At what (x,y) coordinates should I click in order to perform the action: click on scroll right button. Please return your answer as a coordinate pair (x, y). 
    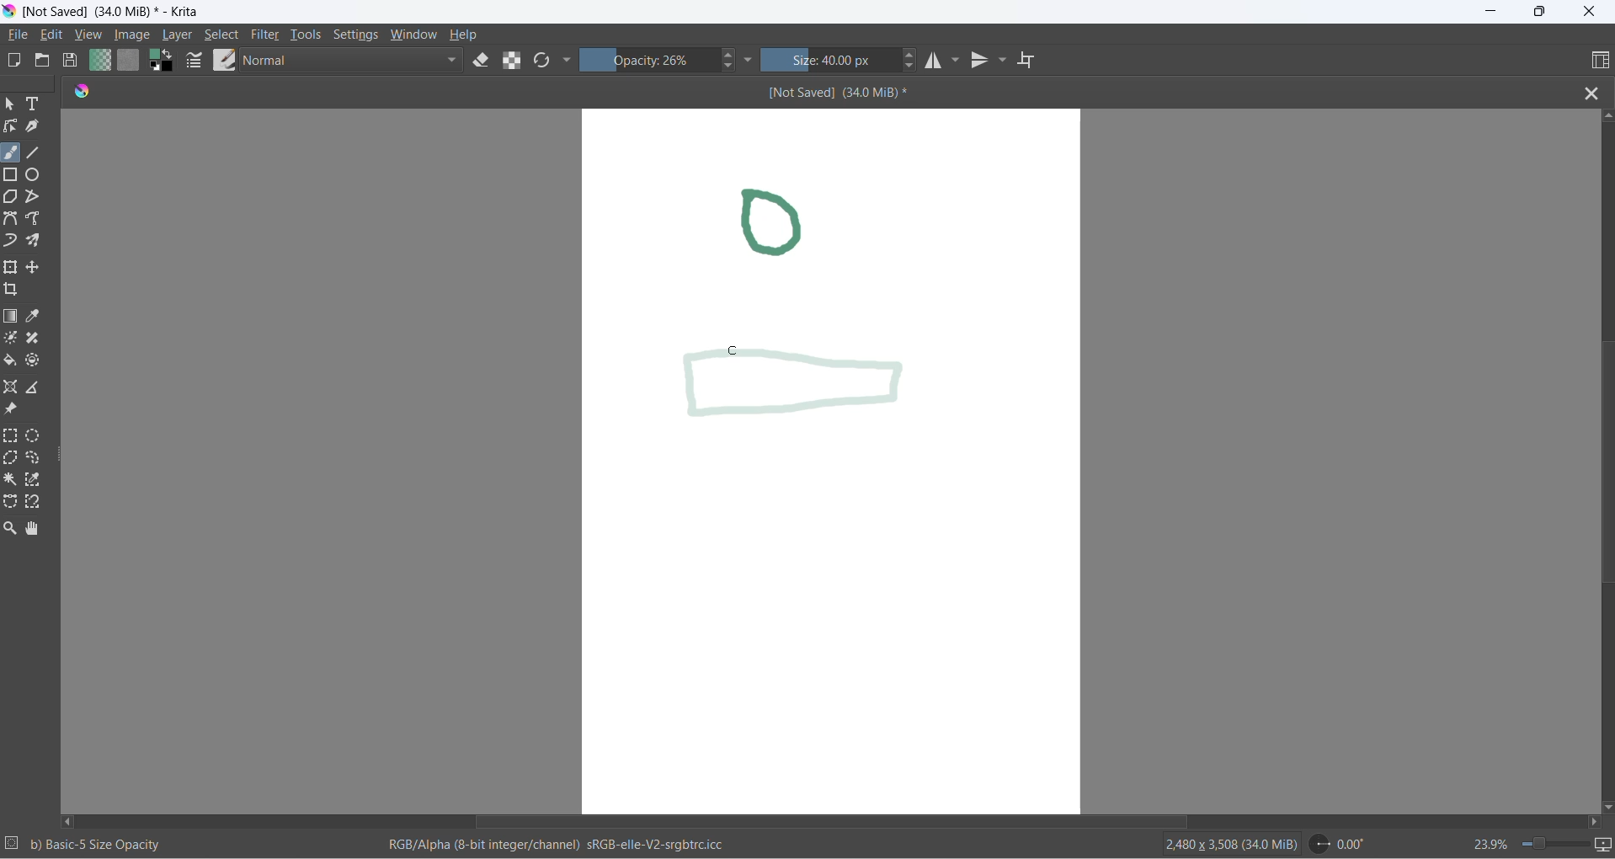
    Looking at the image, I should click on (1599, 822).